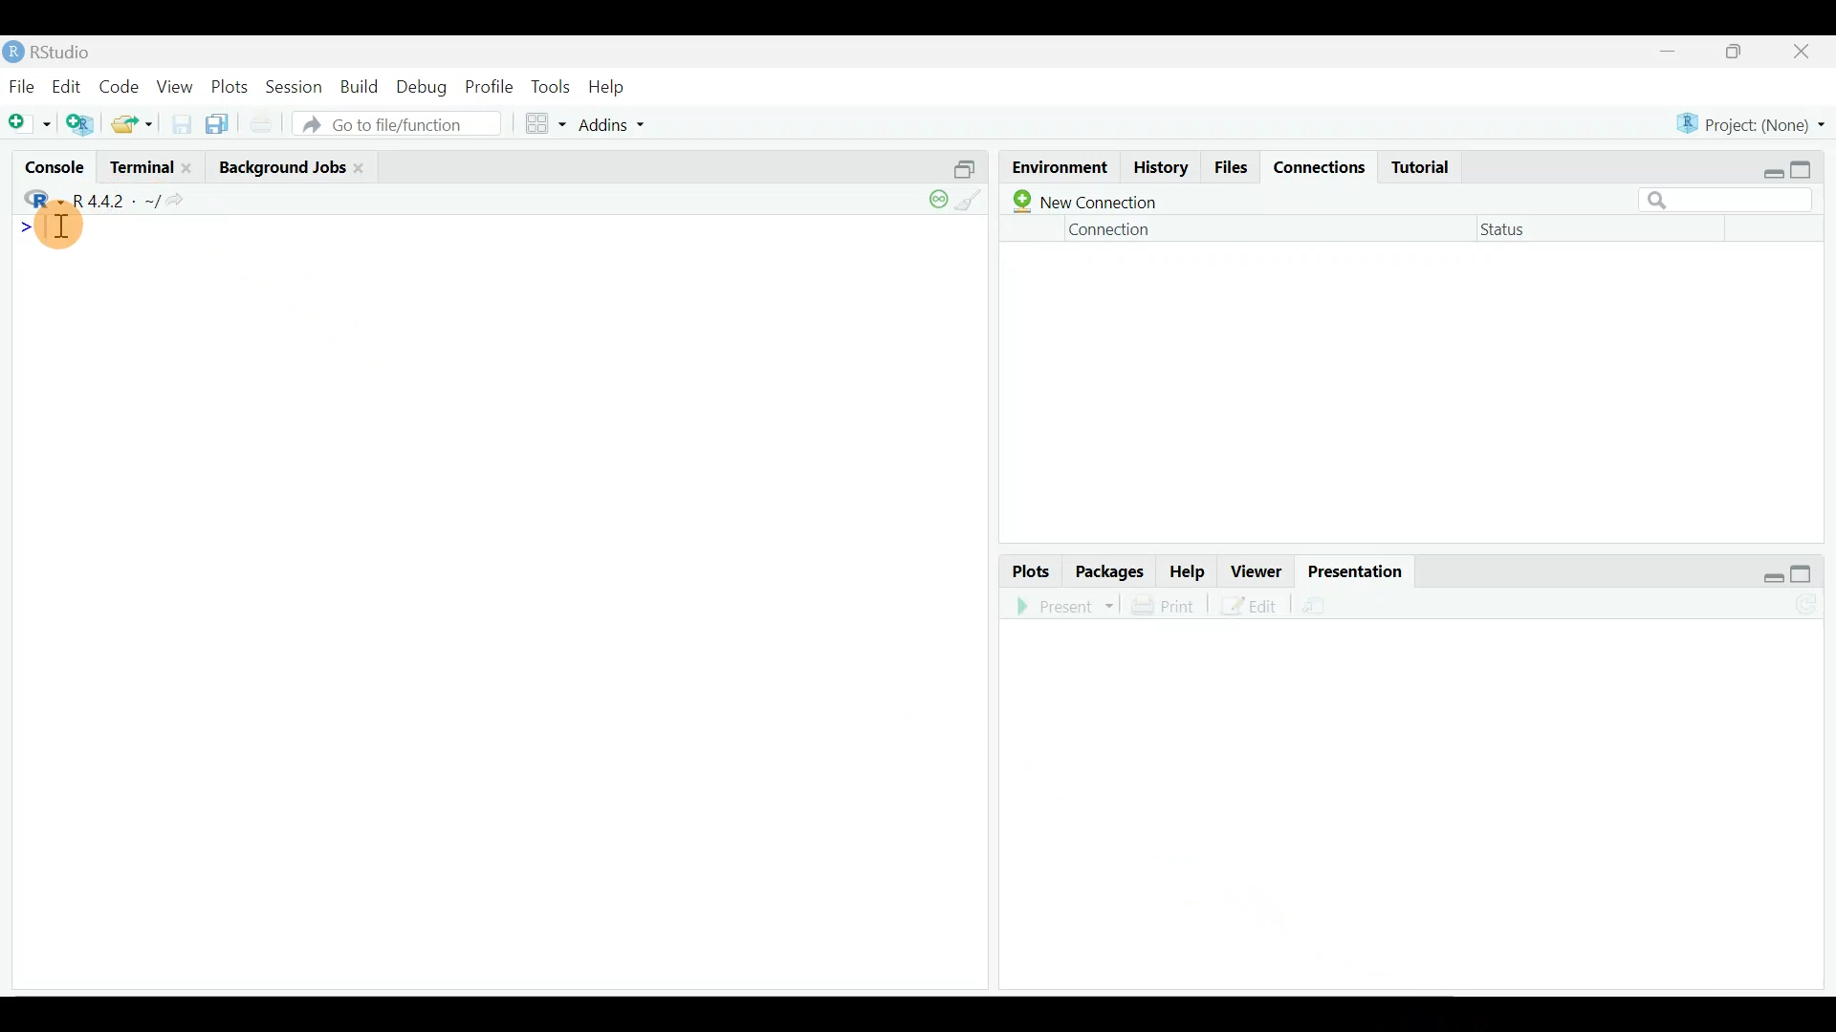  Describe the element at coordinates (69, 229) in the screenshot. I see `Text cursor` at that location.